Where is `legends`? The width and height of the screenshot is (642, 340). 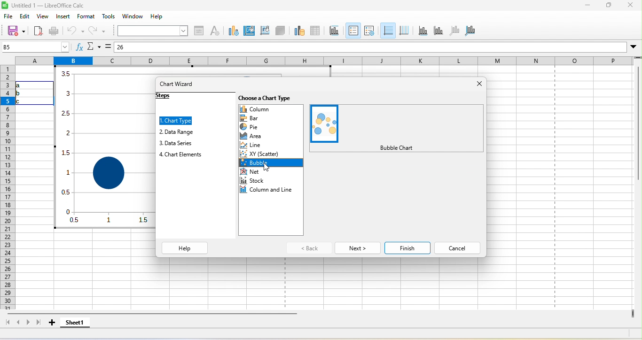 legends is located at coordinates (369, 31).